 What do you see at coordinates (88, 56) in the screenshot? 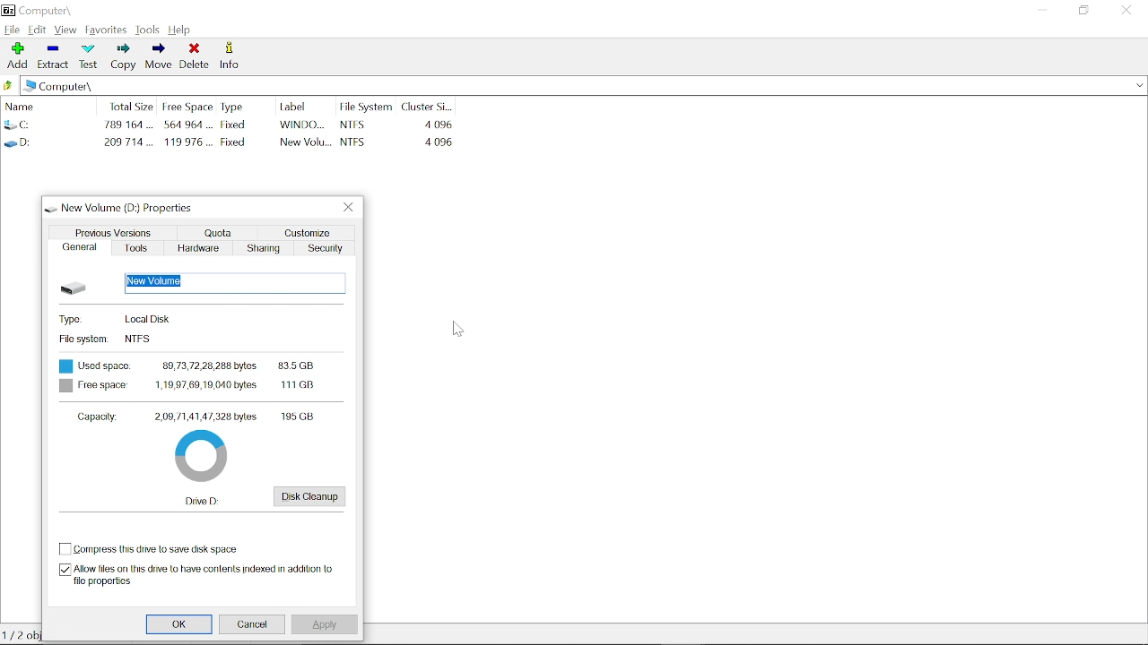
I see `test` at bounding box center [88, 56].